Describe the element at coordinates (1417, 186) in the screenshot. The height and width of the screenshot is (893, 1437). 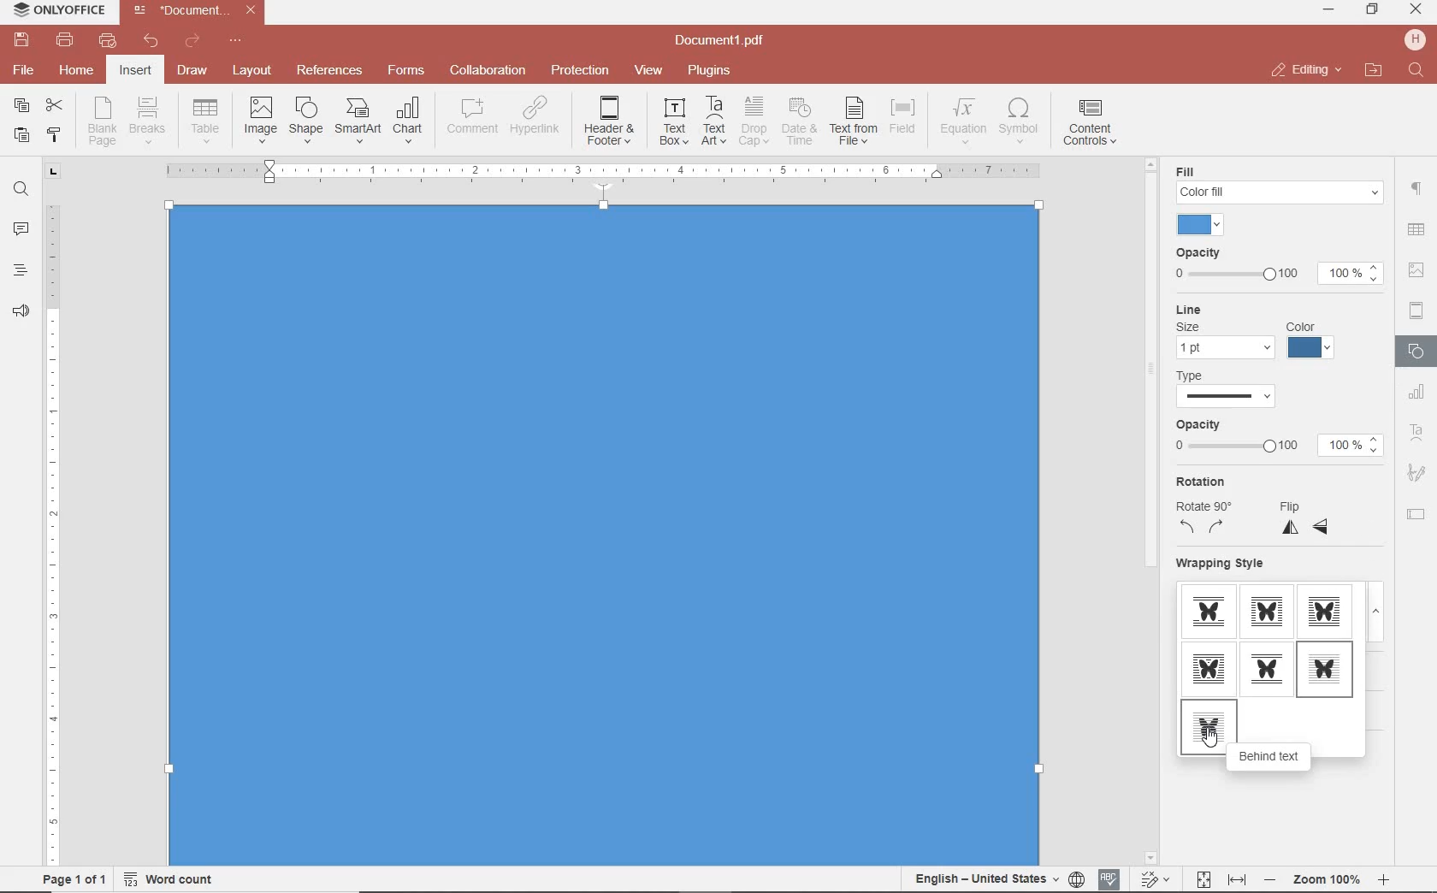
I see `paragraph setting` at that location.